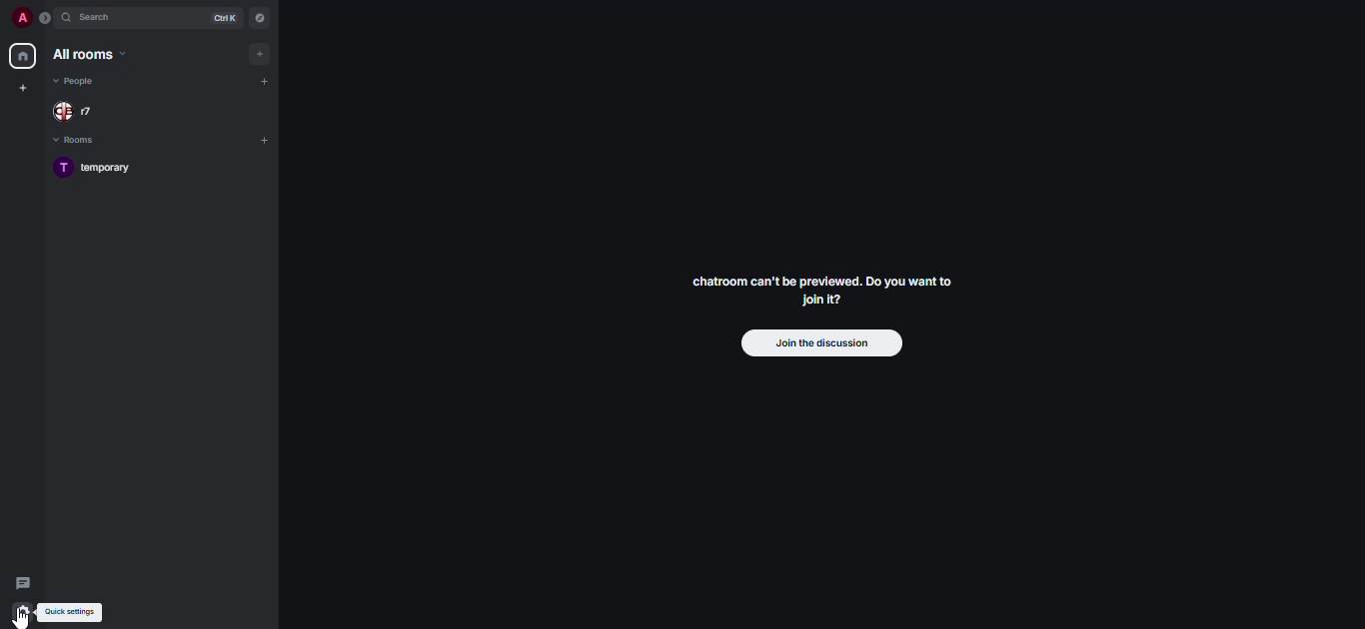 This screenshot has height=629, width=1365. What do you see at coordinates (266, 81) in the screenshot?
I see `add` at bounding box center [266, 81].